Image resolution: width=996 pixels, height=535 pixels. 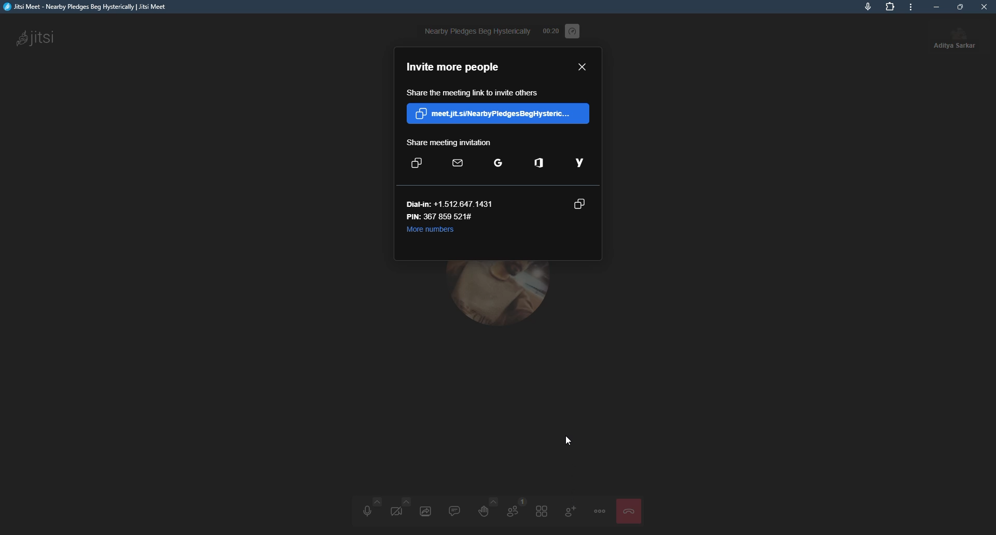 What do you see at coordinates (550, 31) in the screenshot?
I see `time elapsed` at bounding box center [550, 31].